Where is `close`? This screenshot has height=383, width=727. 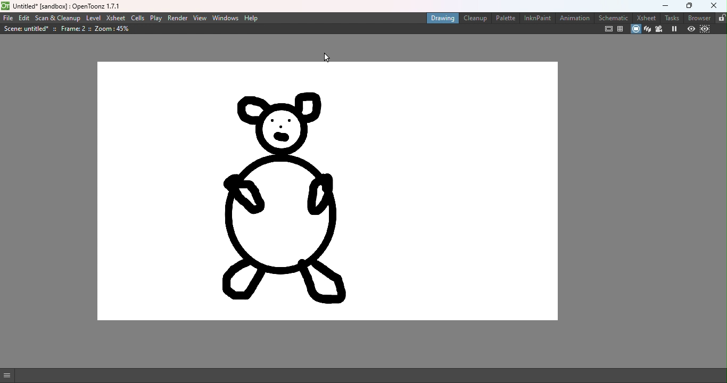
close is located at coordinates (714, 6).